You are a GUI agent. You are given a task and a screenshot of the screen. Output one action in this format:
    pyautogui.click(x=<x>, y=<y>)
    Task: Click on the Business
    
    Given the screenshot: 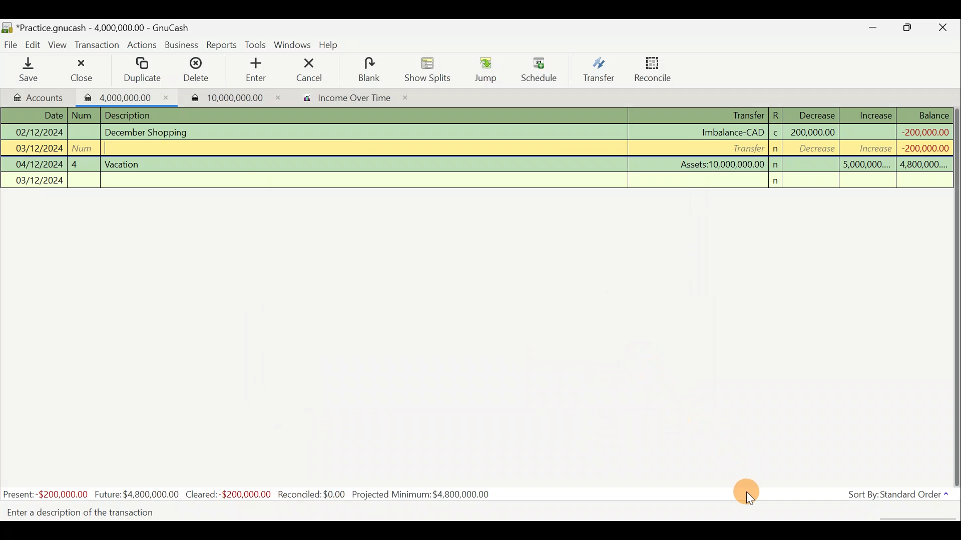 What is the action you would take?
    pyautogui.click(x=182, y=45)
    